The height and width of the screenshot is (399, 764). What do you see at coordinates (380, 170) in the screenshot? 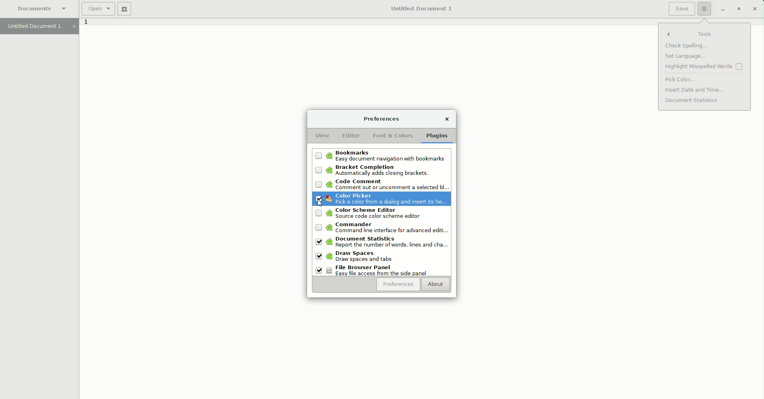
I see `Bracket completion: Automatically adds closing brackets` at bounding box center [380, 170].